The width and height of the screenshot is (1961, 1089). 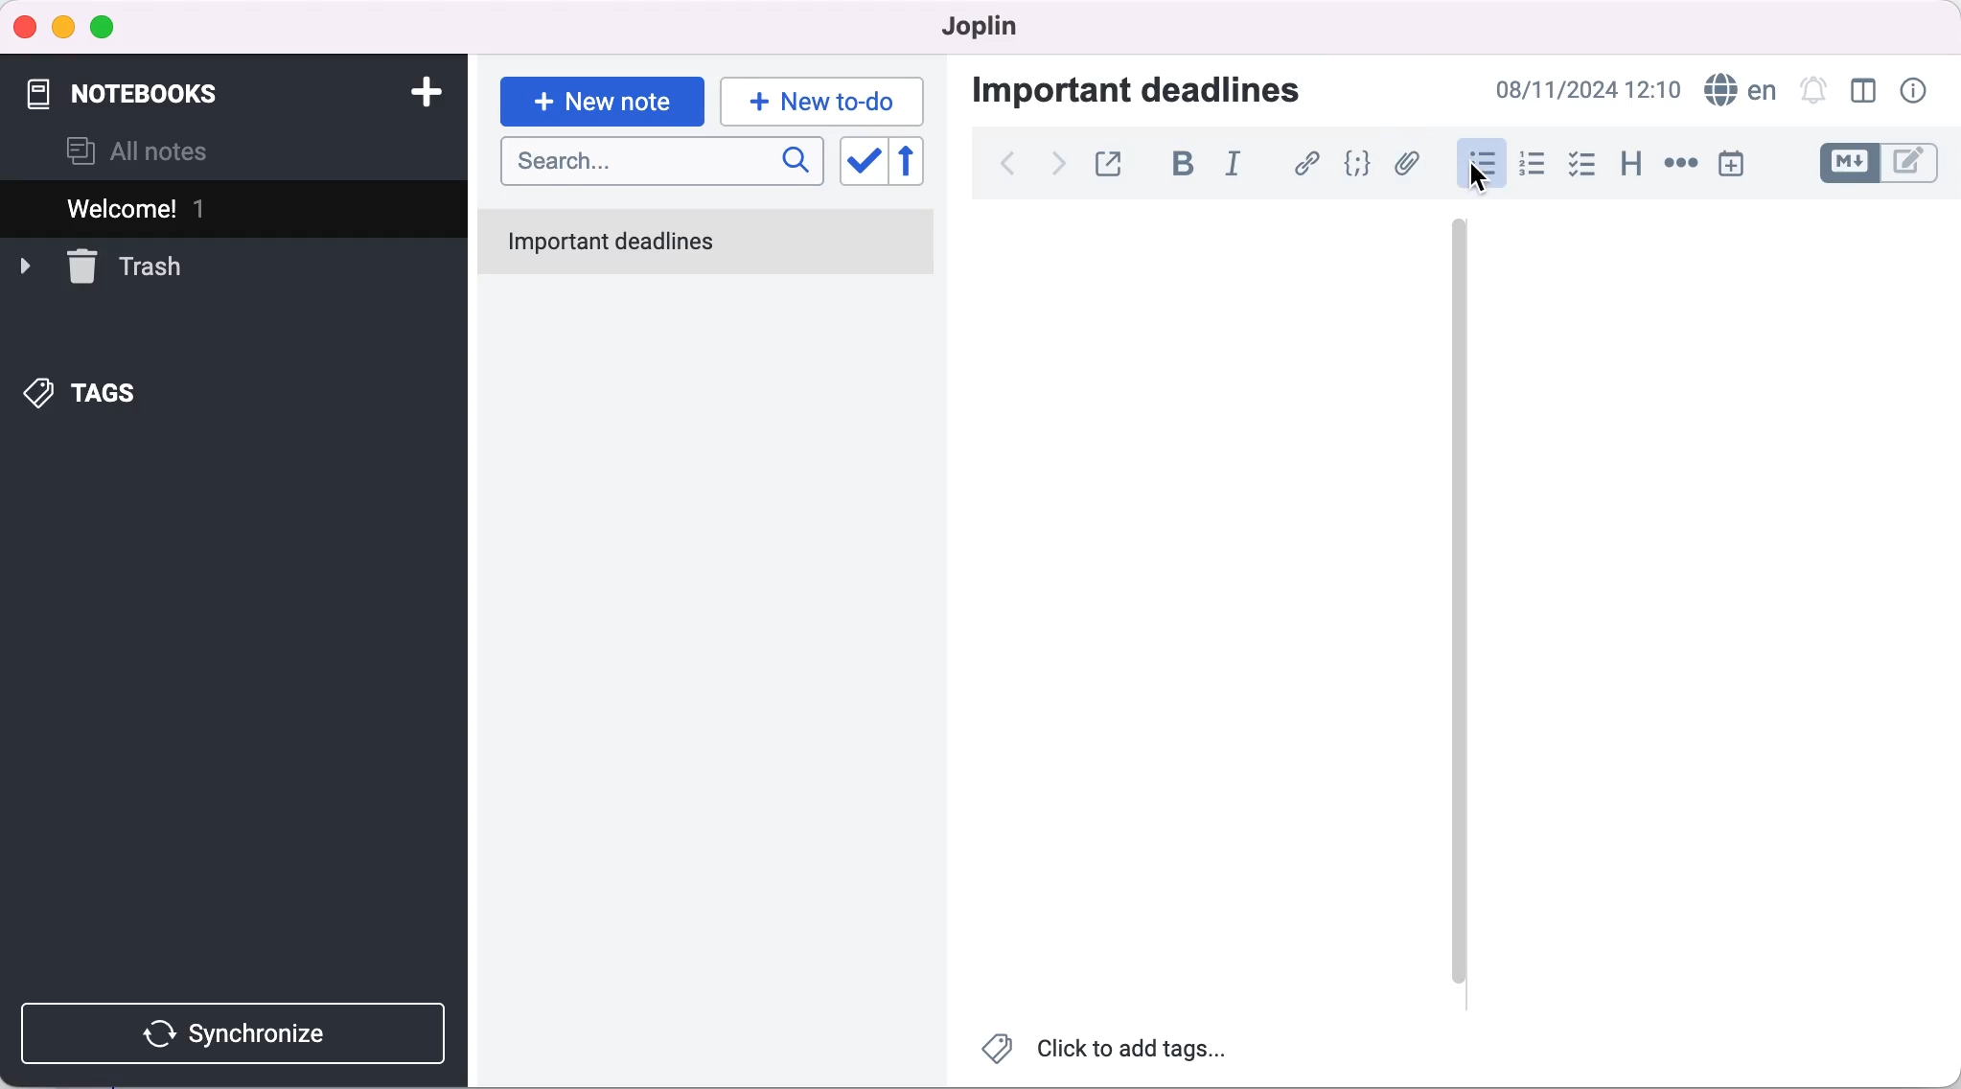 I want to click on attach file, so click(x=1406, y=164).